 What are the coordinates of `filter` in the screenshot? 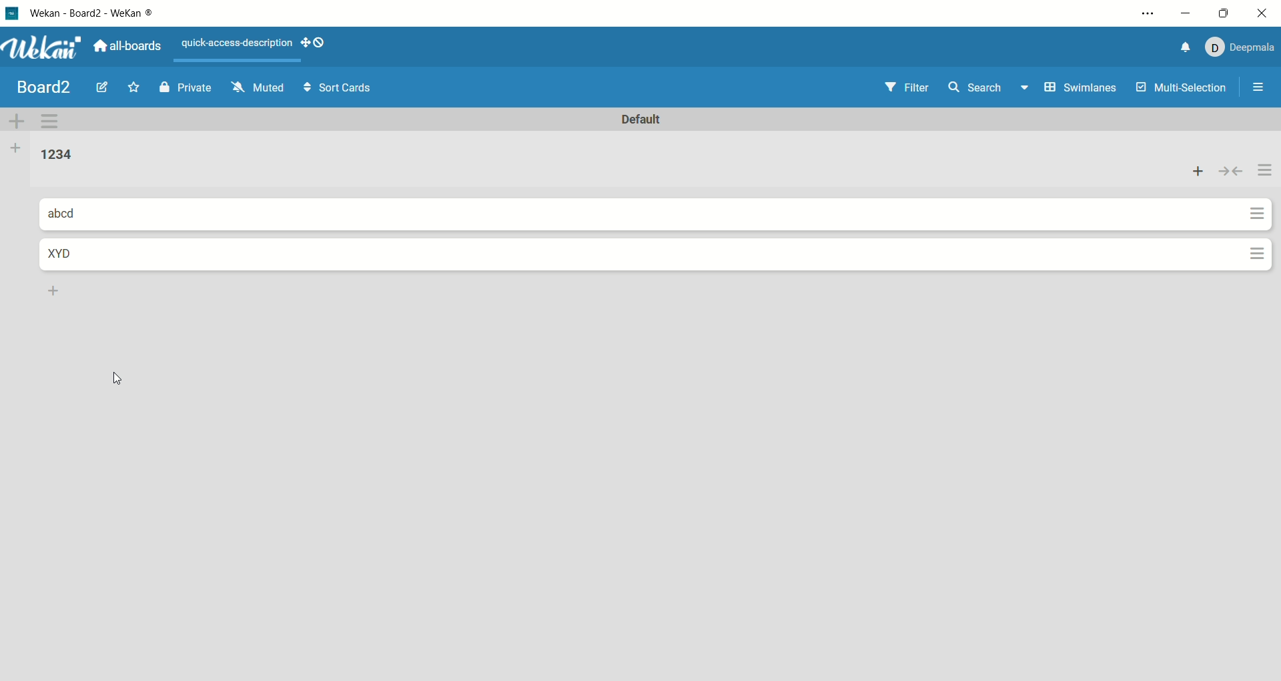 It's located at (898, 85).